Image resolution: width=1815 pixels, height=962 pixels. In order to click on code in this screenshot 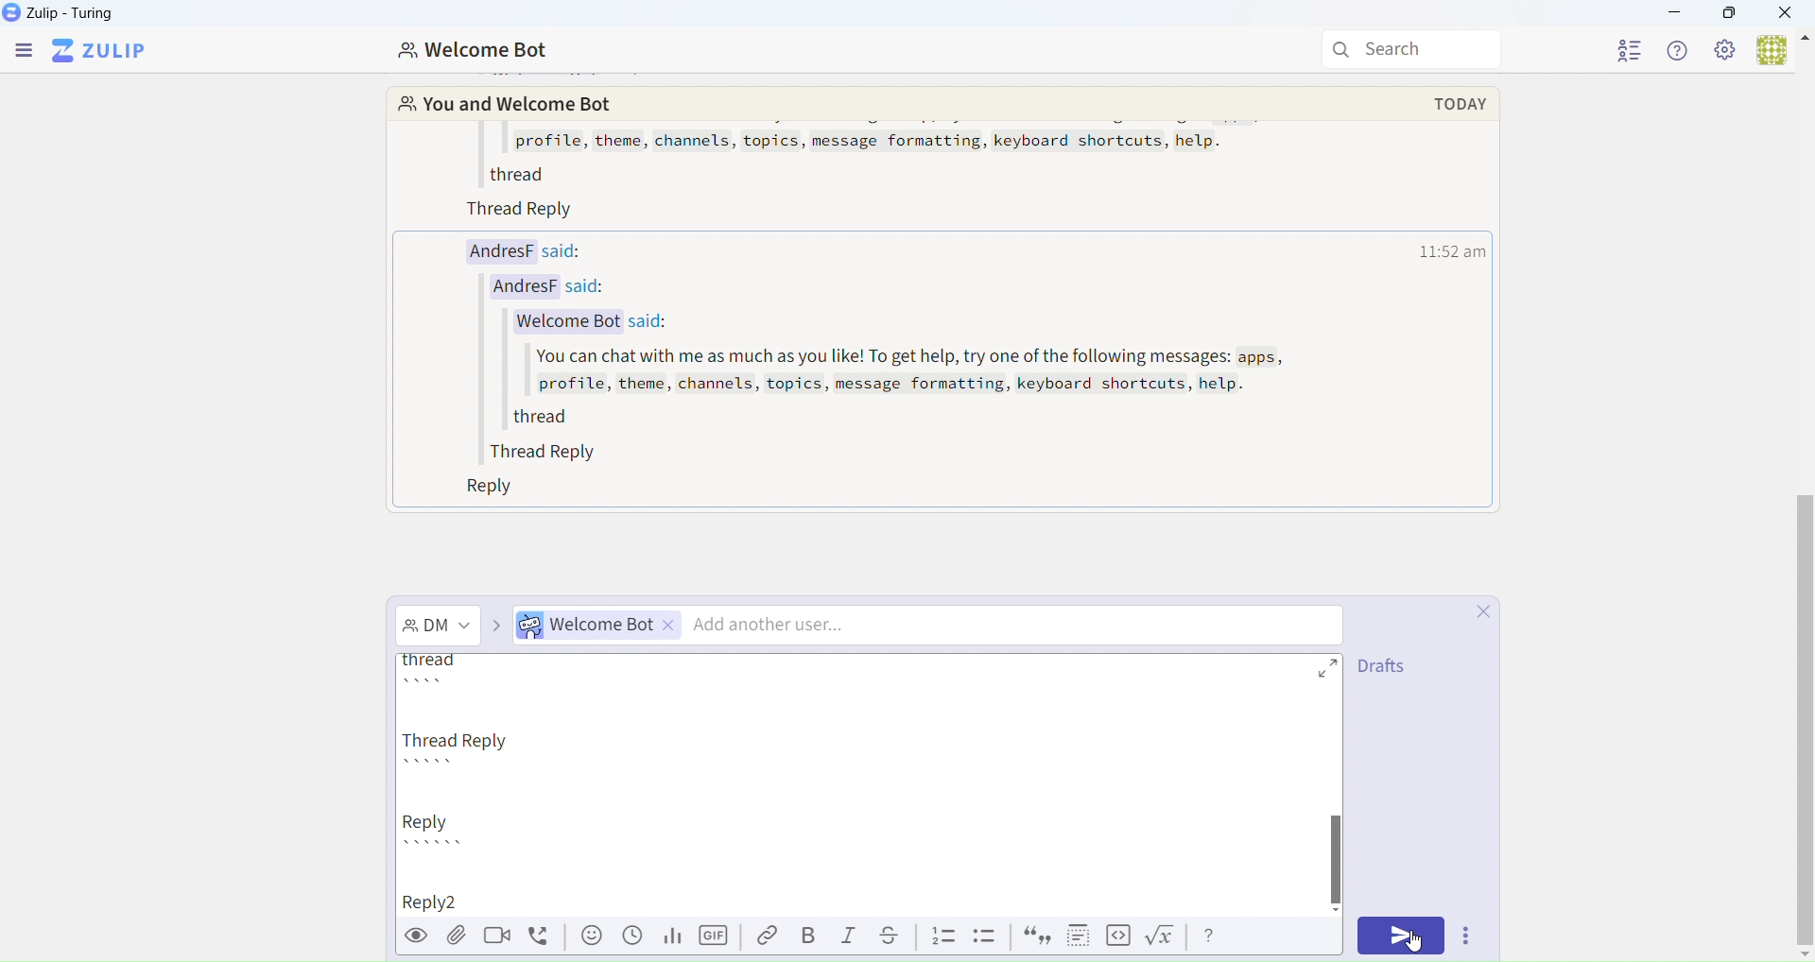, I will do `click(1119, 938)`.